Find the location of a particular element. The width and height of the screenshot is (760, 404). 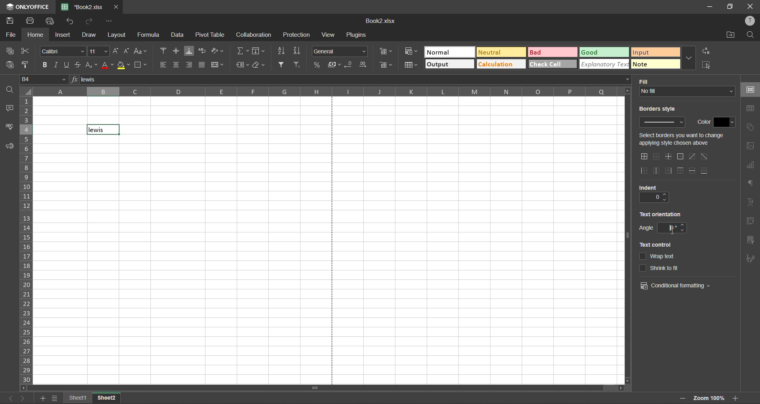

charts is located at coordinates (750, 167).